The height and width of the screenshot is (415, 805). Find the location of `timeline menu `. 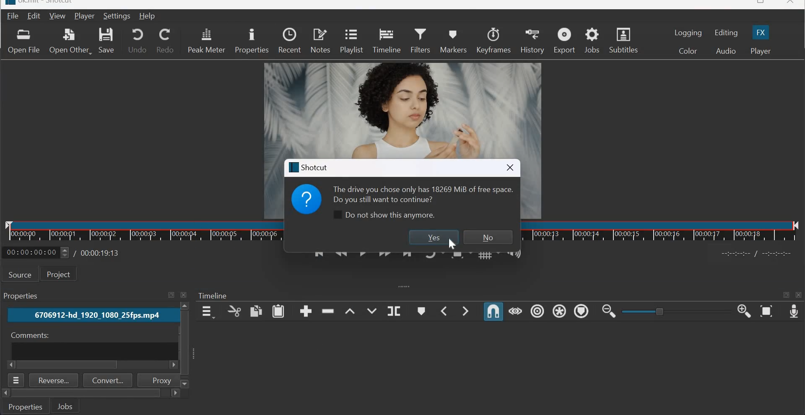

timeline menu  is located at coordinates (207, 311).